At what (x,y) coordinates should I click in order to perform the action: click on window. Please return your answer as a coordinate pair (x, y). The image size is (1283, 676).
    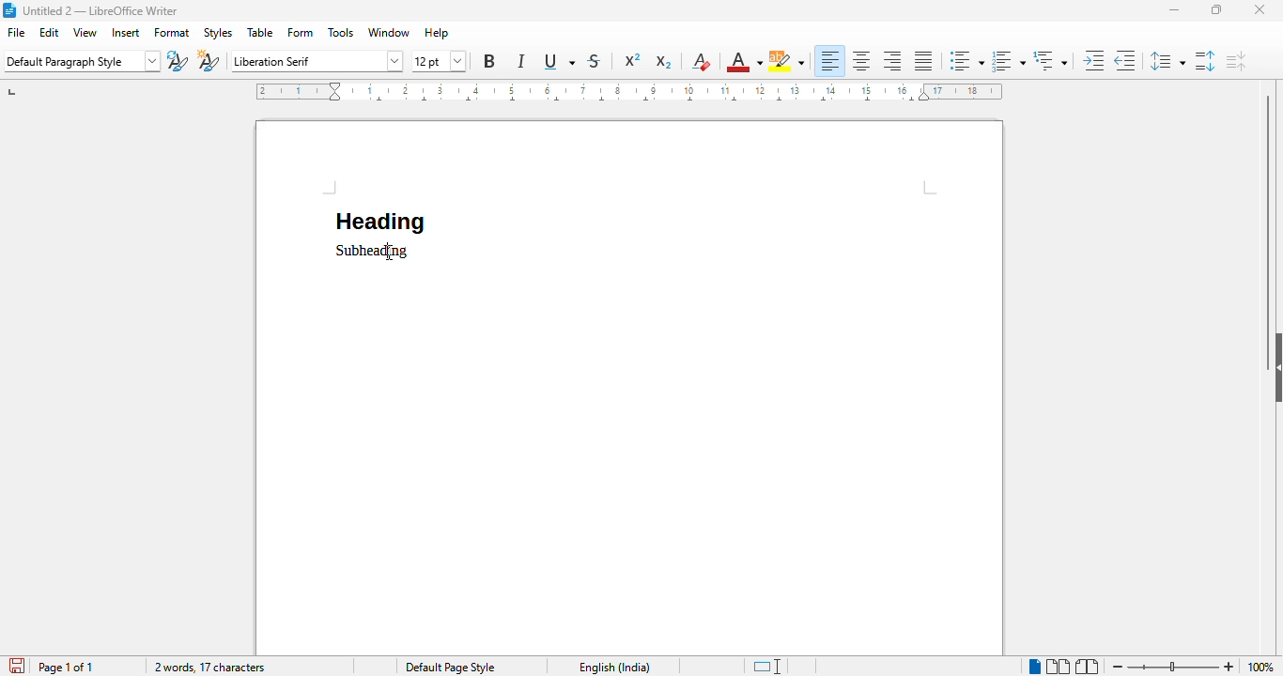
    Looking at the image, I should click on (390, 32).